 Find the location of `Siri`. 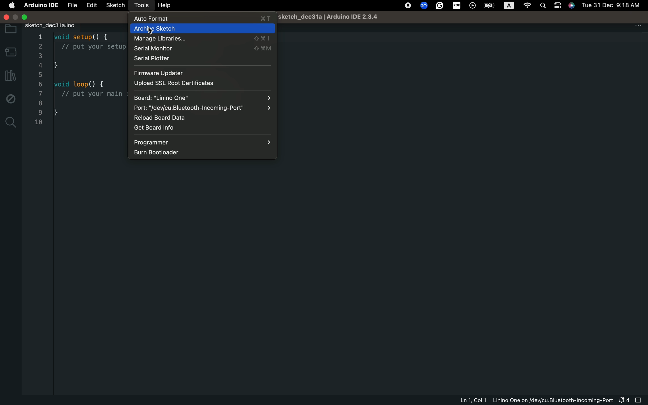

Siri is located at coordinates (572, 5).